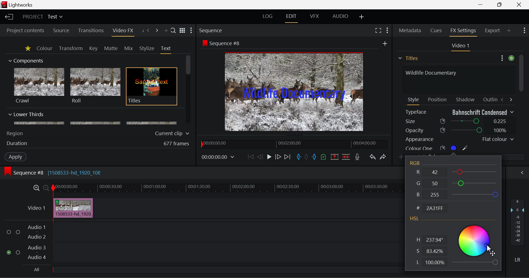 The image size is (529, 278). What do you see at coordinates (464, 31) in the screenshot?
I see `FX Settings Open` at bounding box center [464, 31].